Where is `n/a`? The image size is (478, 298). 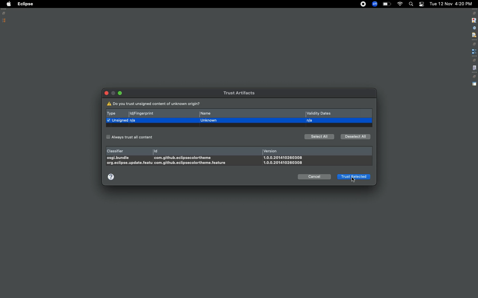
n/a is located at coordinates (312, 121).